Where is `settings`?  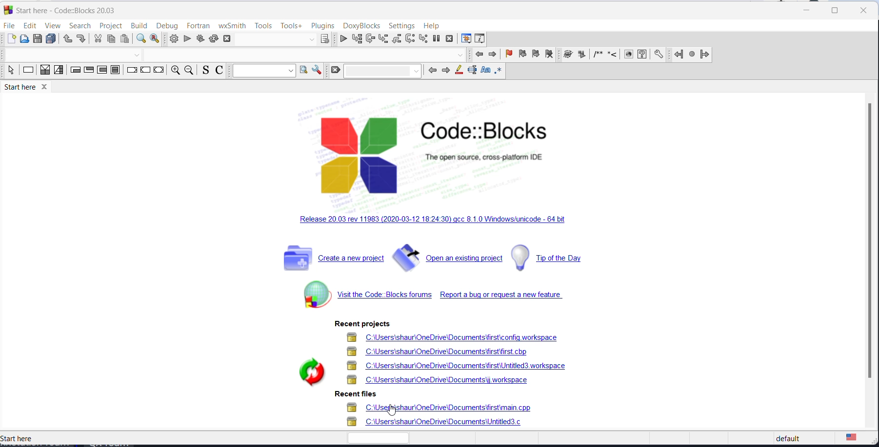 settings is located at coordinates (318, 70).